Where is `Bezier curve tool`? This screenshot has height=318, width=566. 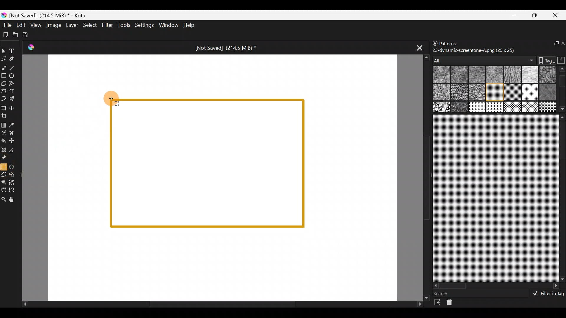
Bezier curve tool is located at coordinates (4, 92).